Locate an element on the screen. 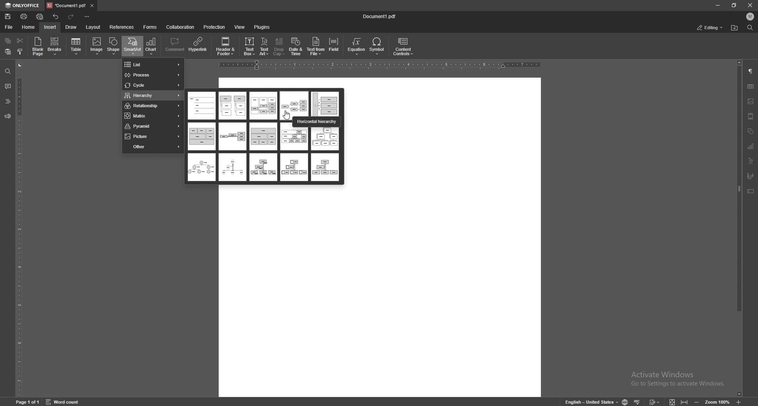 The width and height of the screenshot is (758, 406). hierarchy smart art is located at coordinates (202, 106).